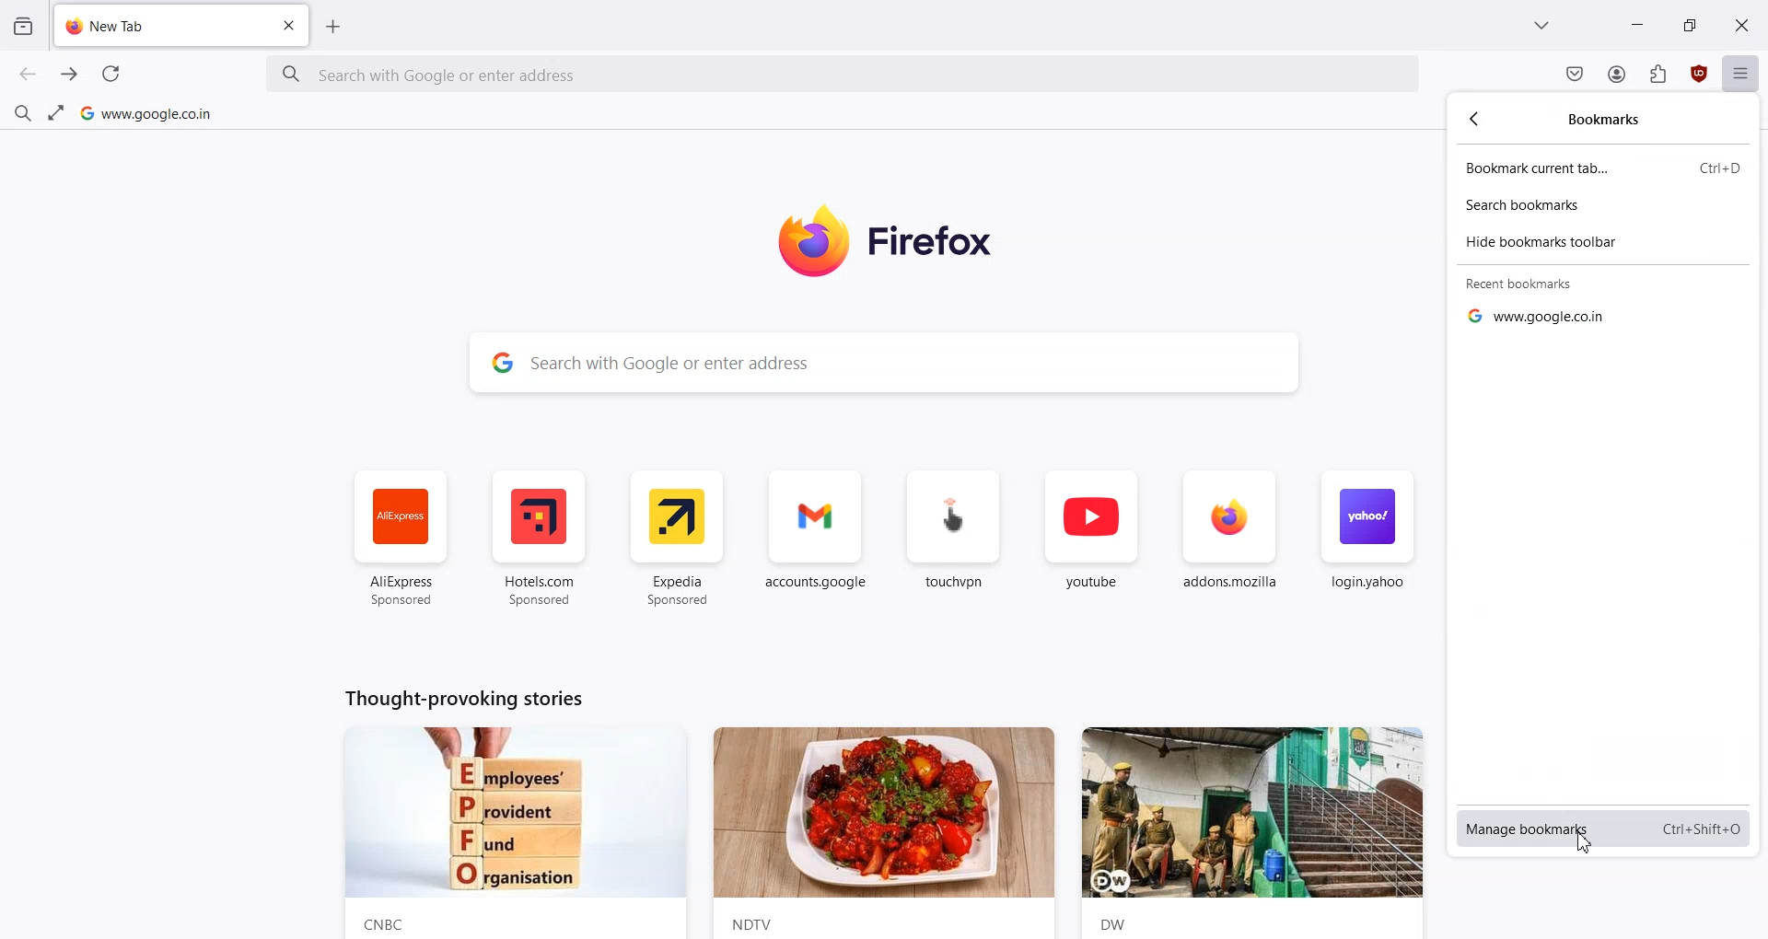  Describe the element at coordinates (512, 833) in the screenshot. I see `News` at that location.